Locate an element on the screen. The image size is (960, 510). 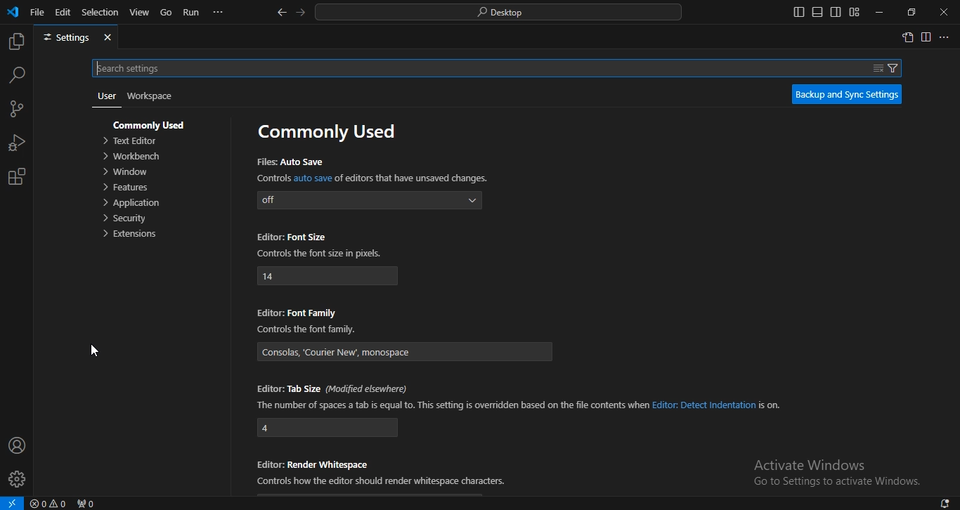
backup and sync settings is located at coordinates (848, 95).